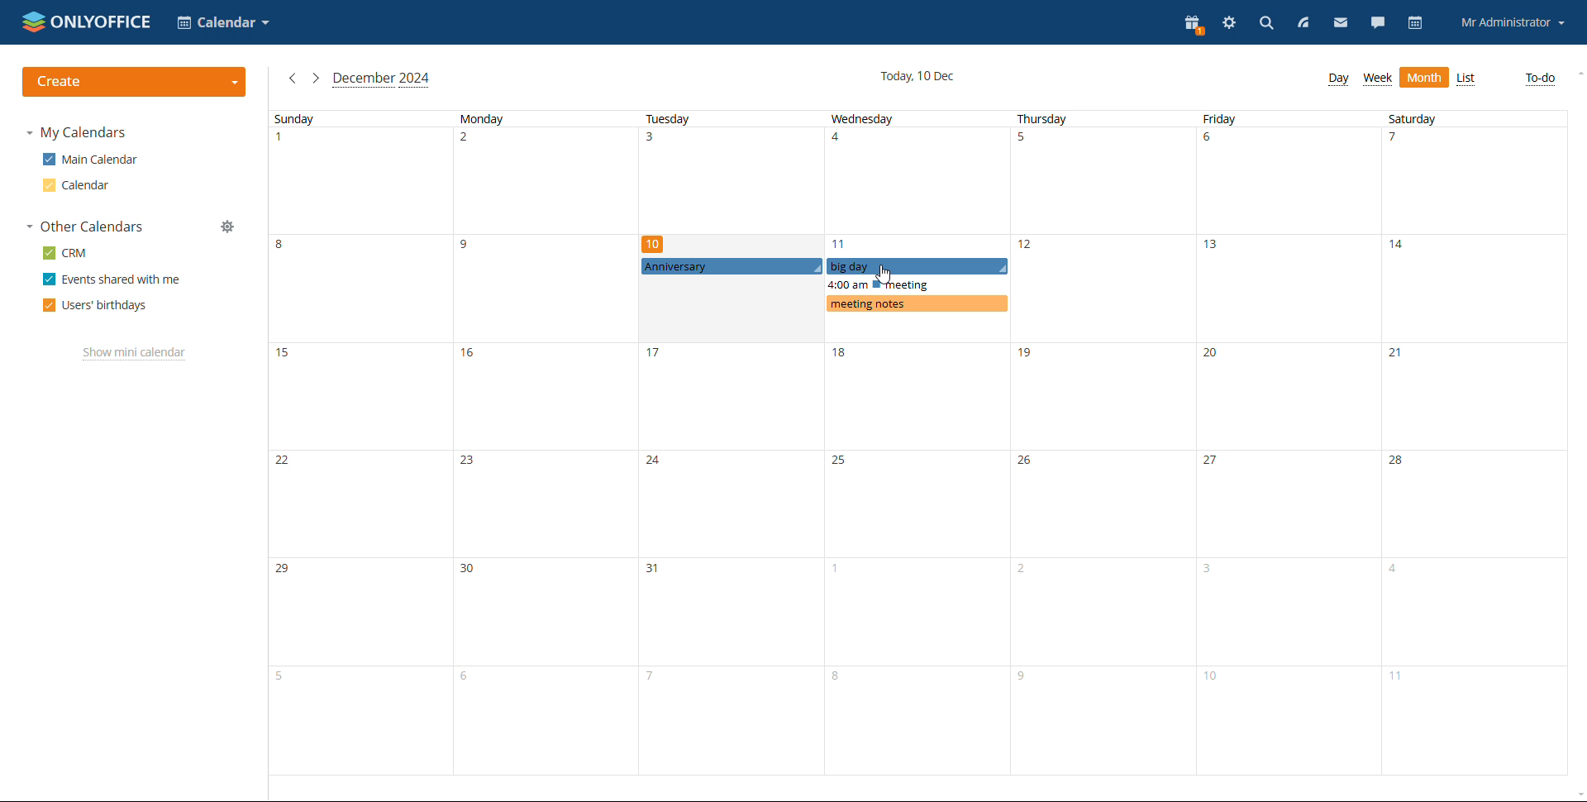  Describe the element at coordinates (78, 185) in the screenshot. I see `calendar` at that location.